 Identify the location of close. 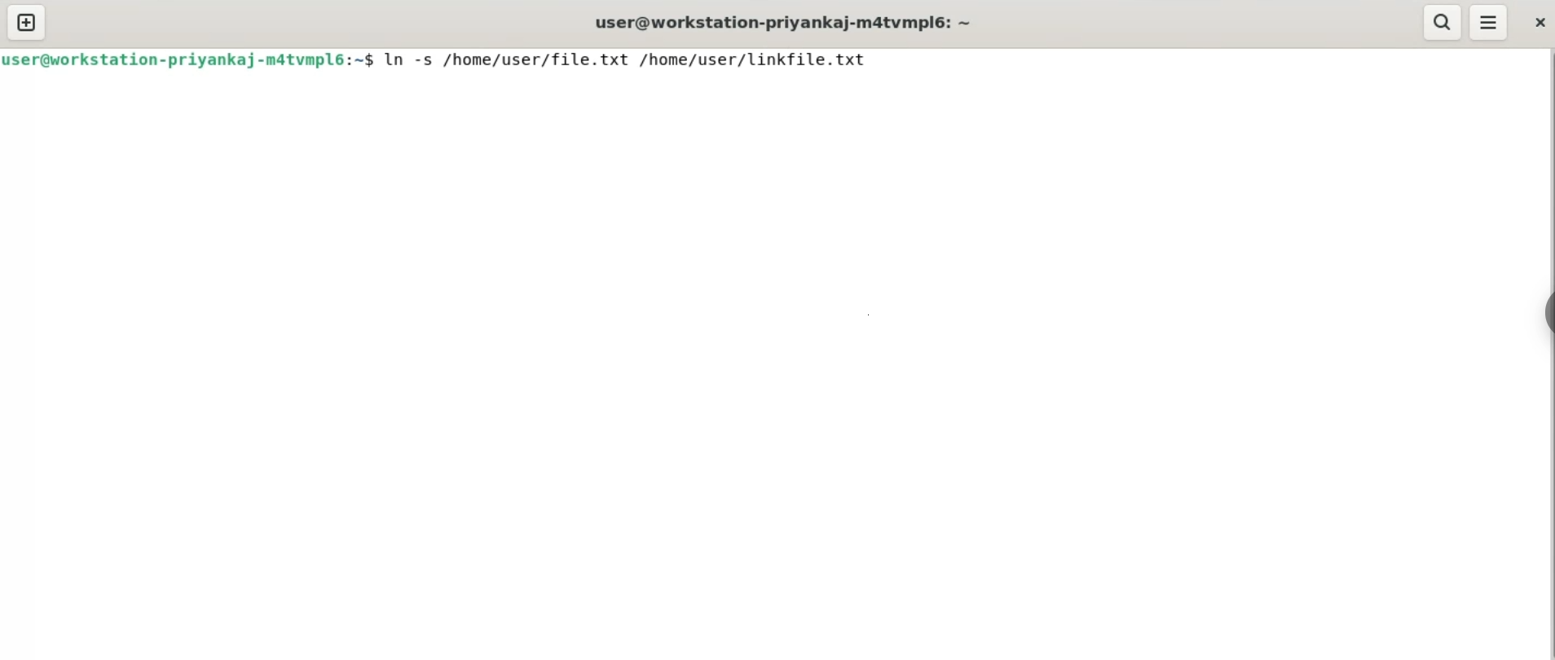
(1533, 20).